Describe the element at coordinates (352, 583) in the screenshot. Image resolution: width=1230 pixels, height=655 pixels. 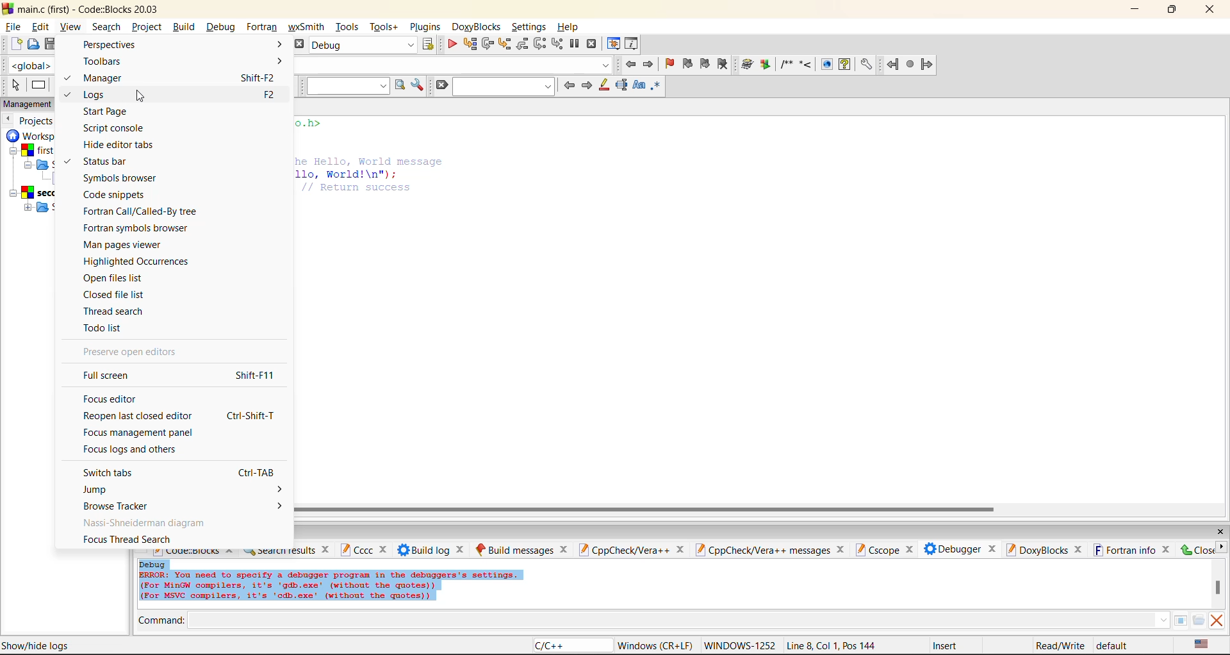
I see `debug data` at that location.